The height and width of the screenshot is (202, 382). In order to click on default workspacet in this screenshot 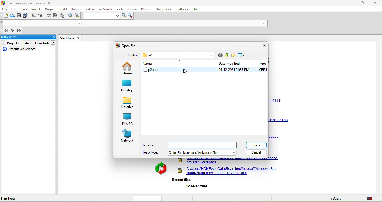, I will do `click(21, 49)`.